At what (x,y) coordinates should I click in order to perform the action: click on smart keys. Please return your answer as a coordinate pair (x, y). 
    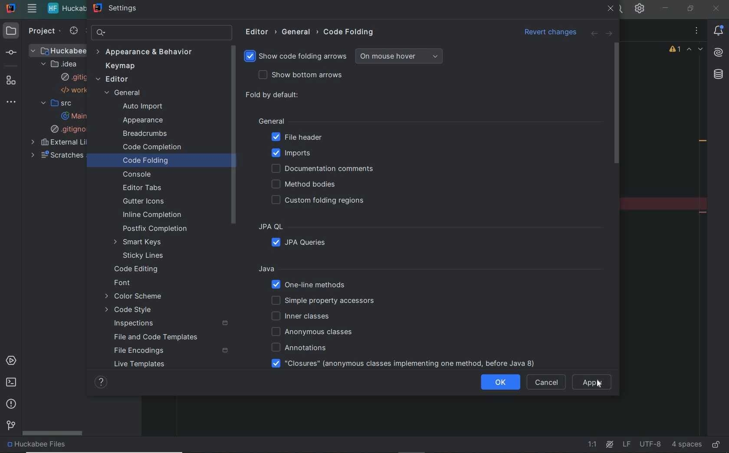
    Looking at the image, I should click on (139, 242).